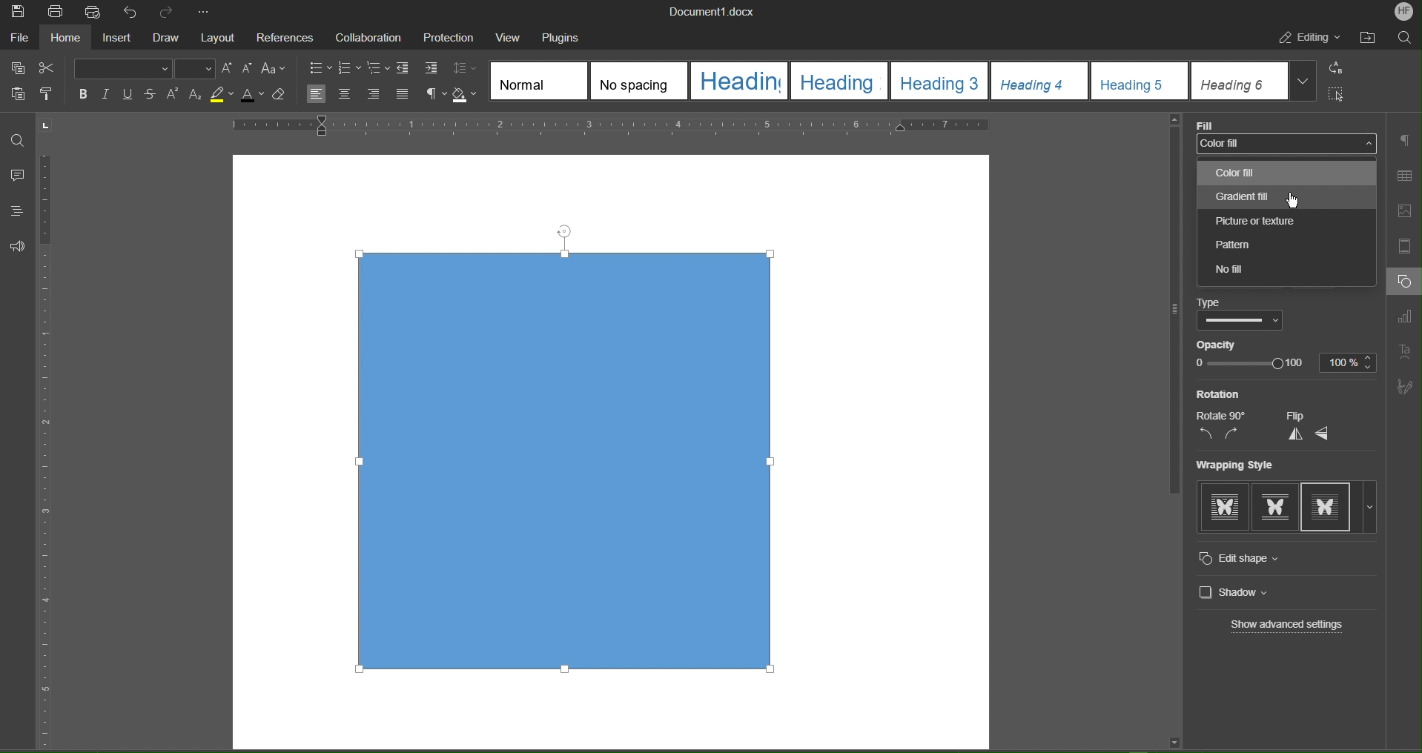  Describe the element at coordinates (1405, 387) in the screenshot. I see `Signature` at that location.